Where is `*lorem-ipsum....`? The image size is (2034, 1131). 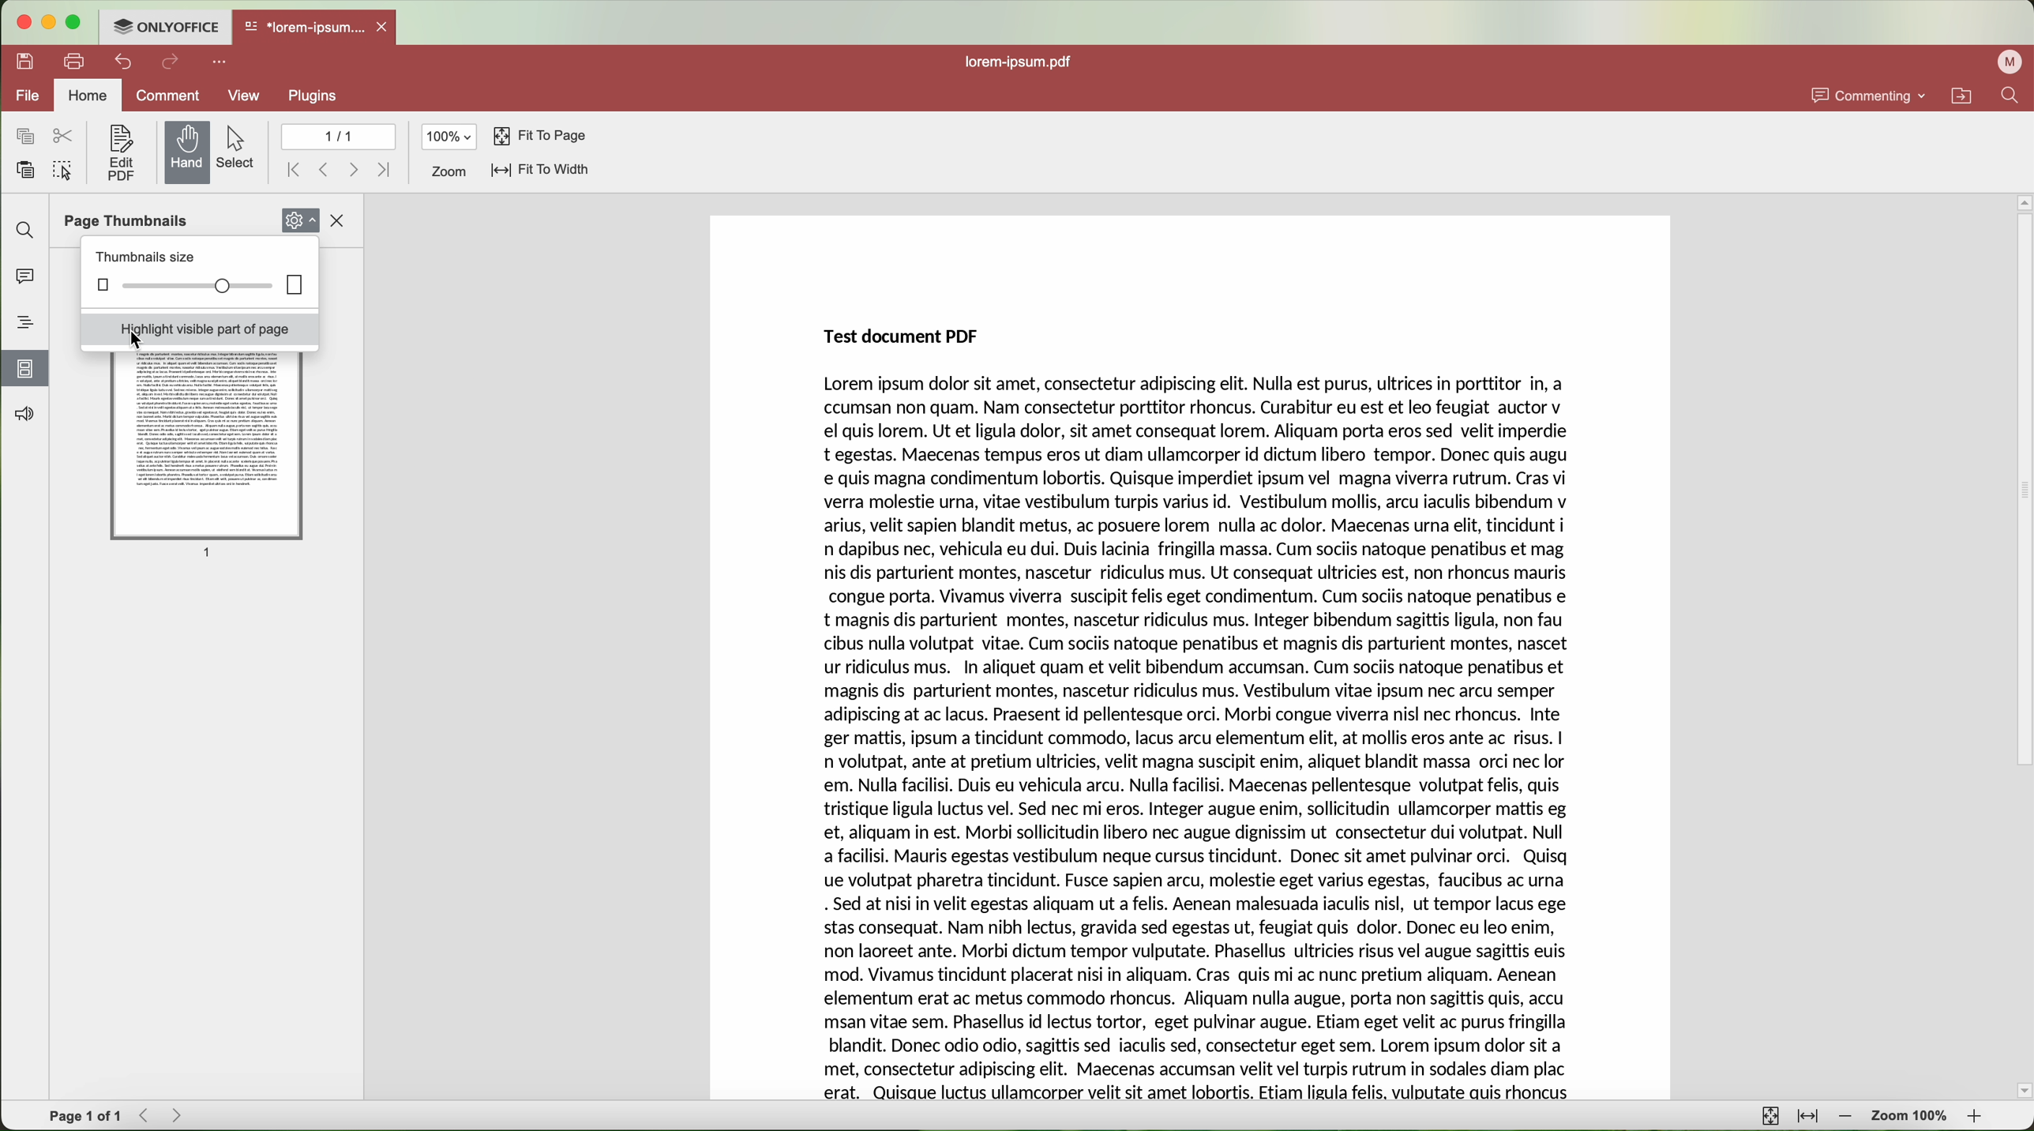
*lorem-ipsum.... is located at coordinates (306, 25).